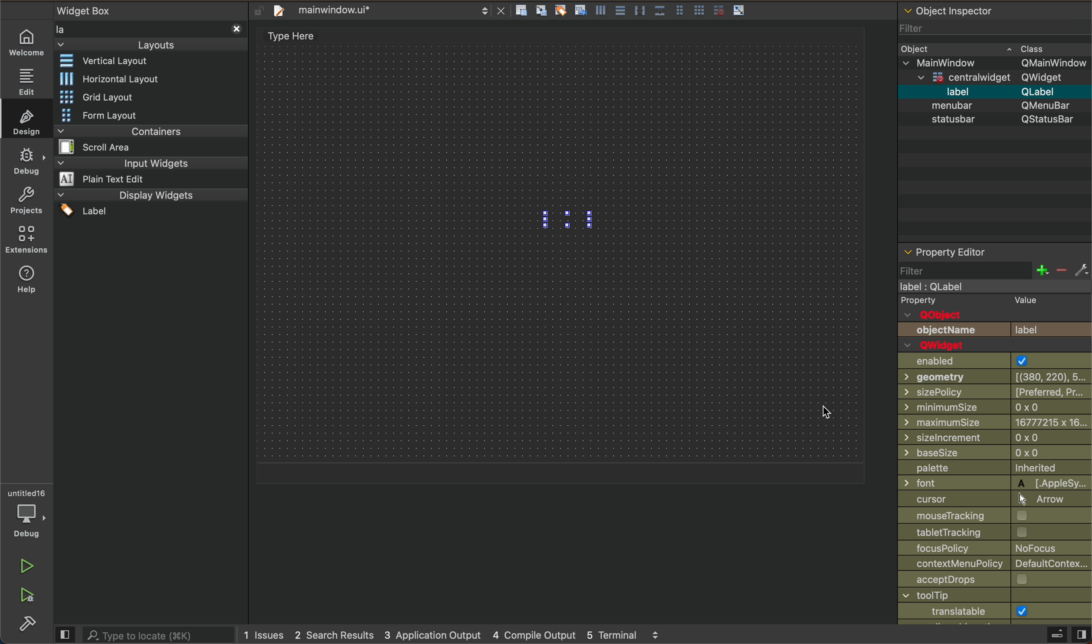 The width and height of the screenshot is (1092, 644). I want to click on windowicon, so click(946, 611).